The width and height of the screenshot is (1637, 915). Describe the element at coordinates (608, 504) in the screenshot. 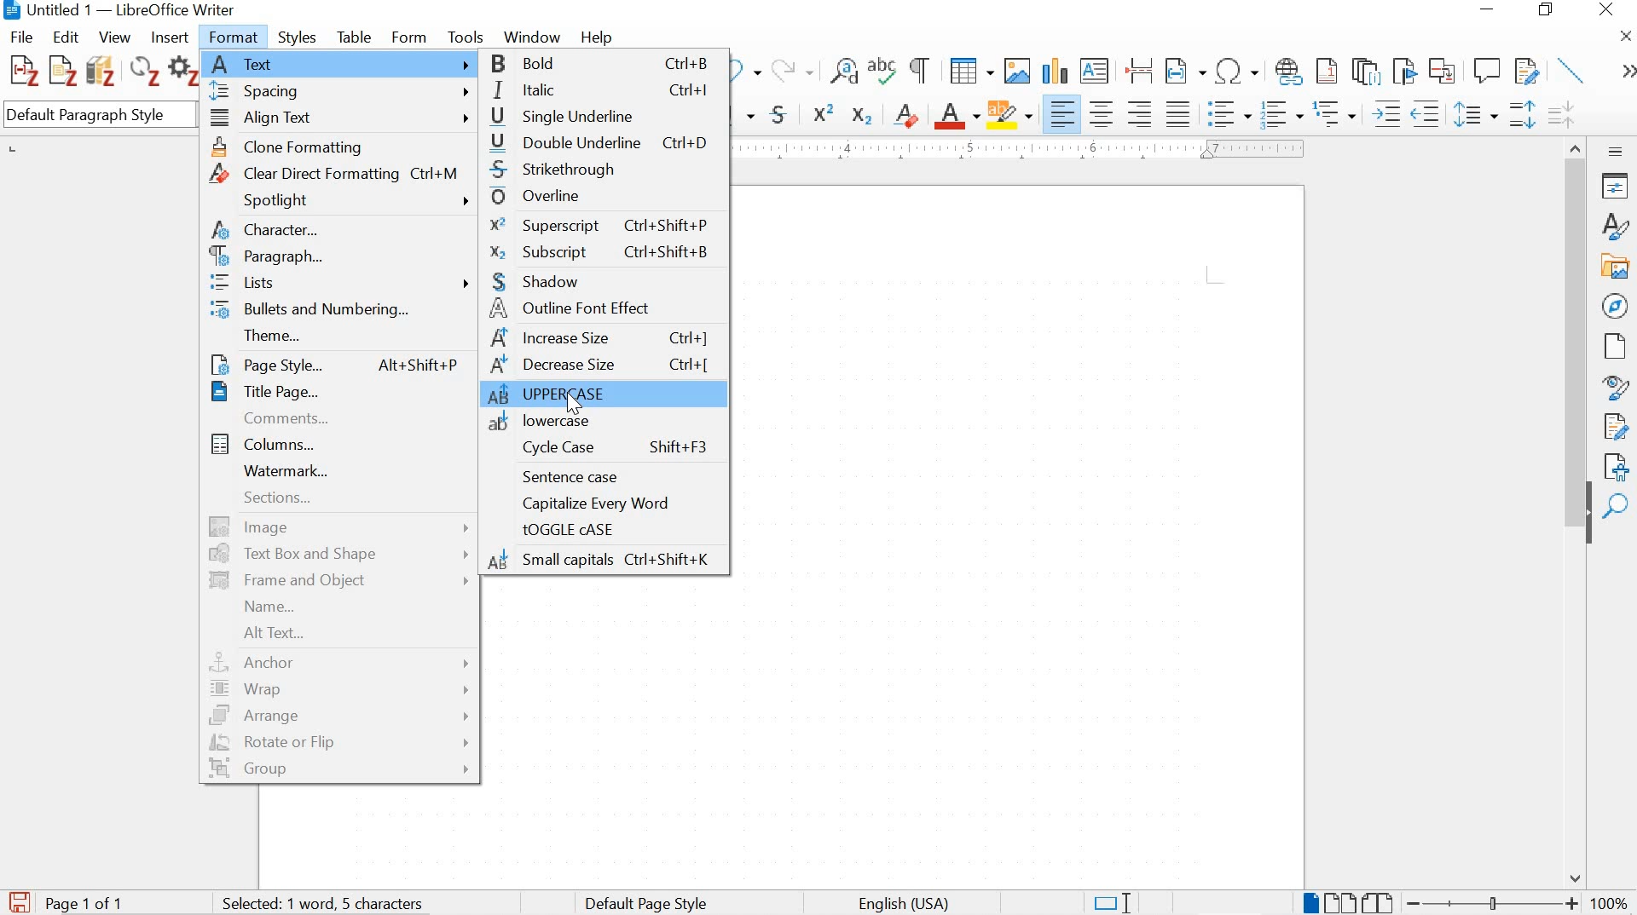

I see `capitalize every word` at that location.